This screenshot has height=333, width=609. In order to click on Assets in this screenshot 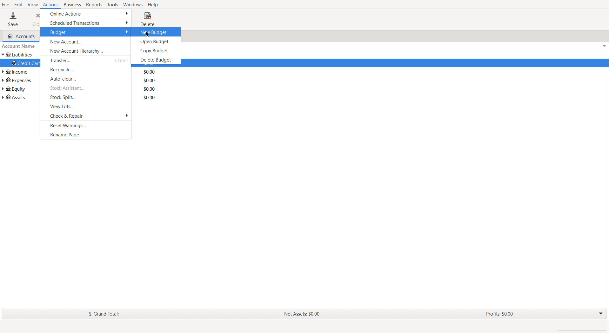, I will do `click(14, 99)`.